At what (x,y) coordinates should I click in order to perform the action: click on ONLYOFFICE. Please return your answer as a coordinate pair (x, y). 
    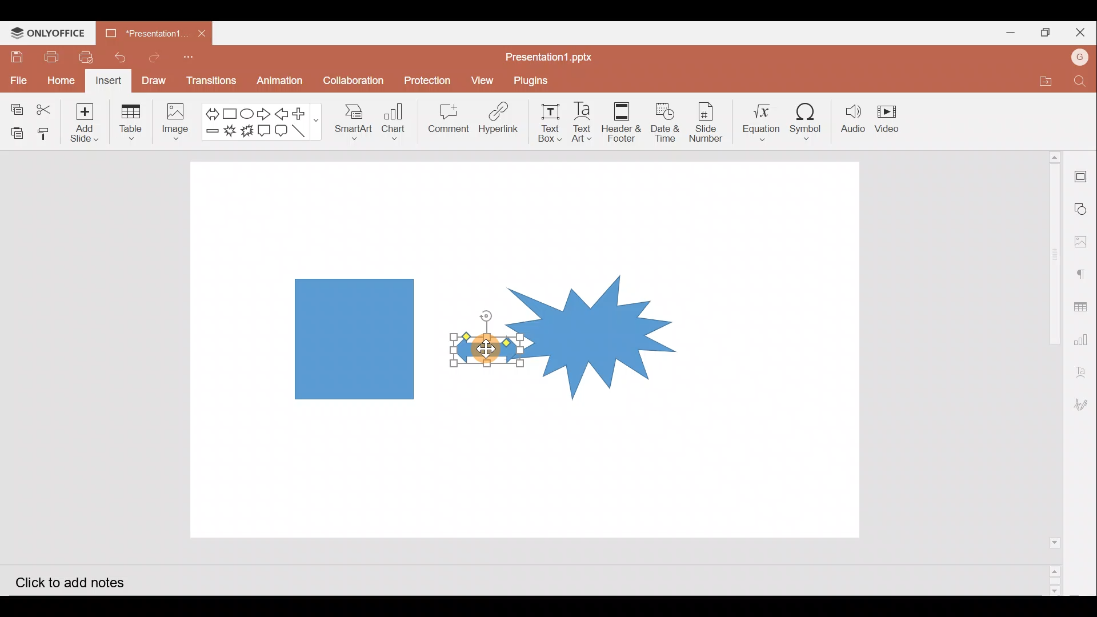
    Looking at the image, I should click on (47, 33).